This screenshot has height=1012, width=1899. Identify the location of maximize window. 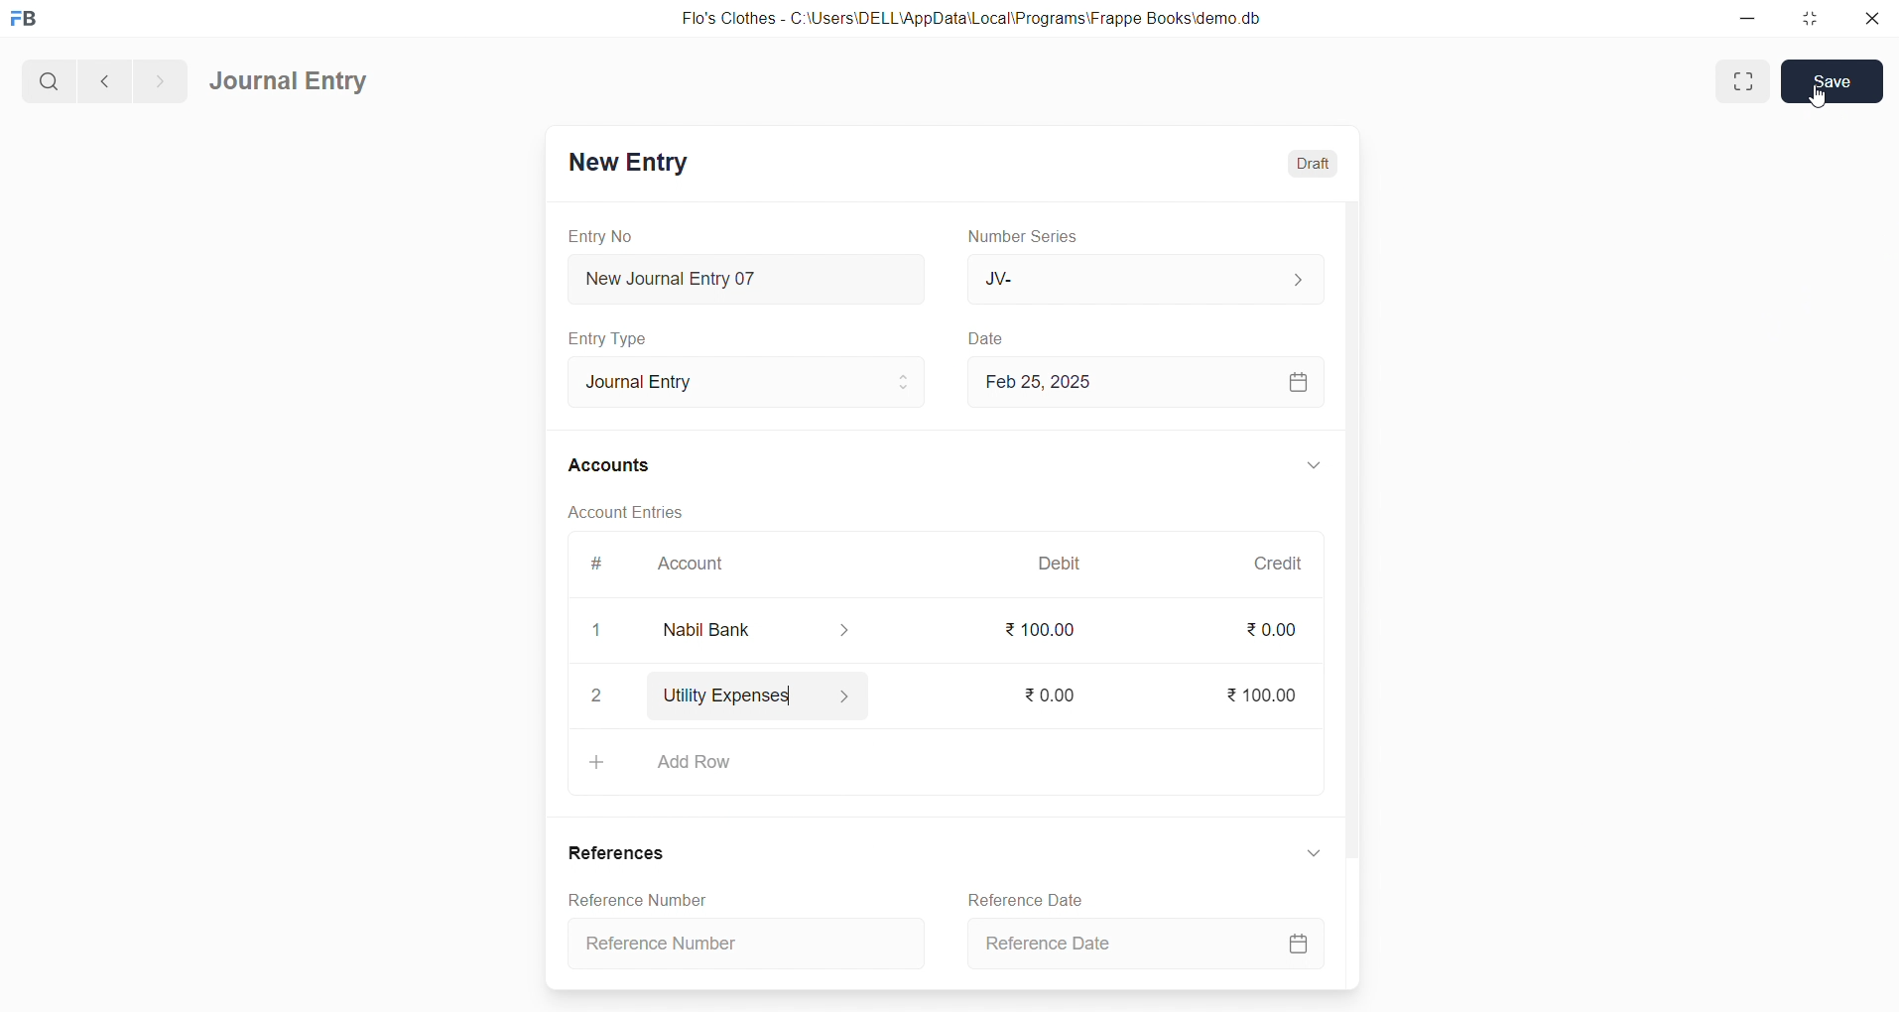
(1739, 80).